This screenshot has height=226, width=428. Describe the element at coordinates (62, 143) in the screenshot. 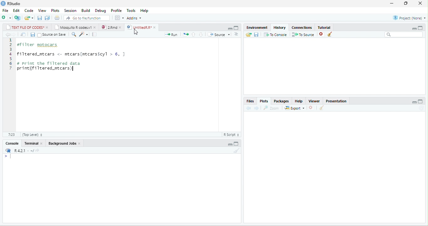

I see `Background Jobs` at that location.